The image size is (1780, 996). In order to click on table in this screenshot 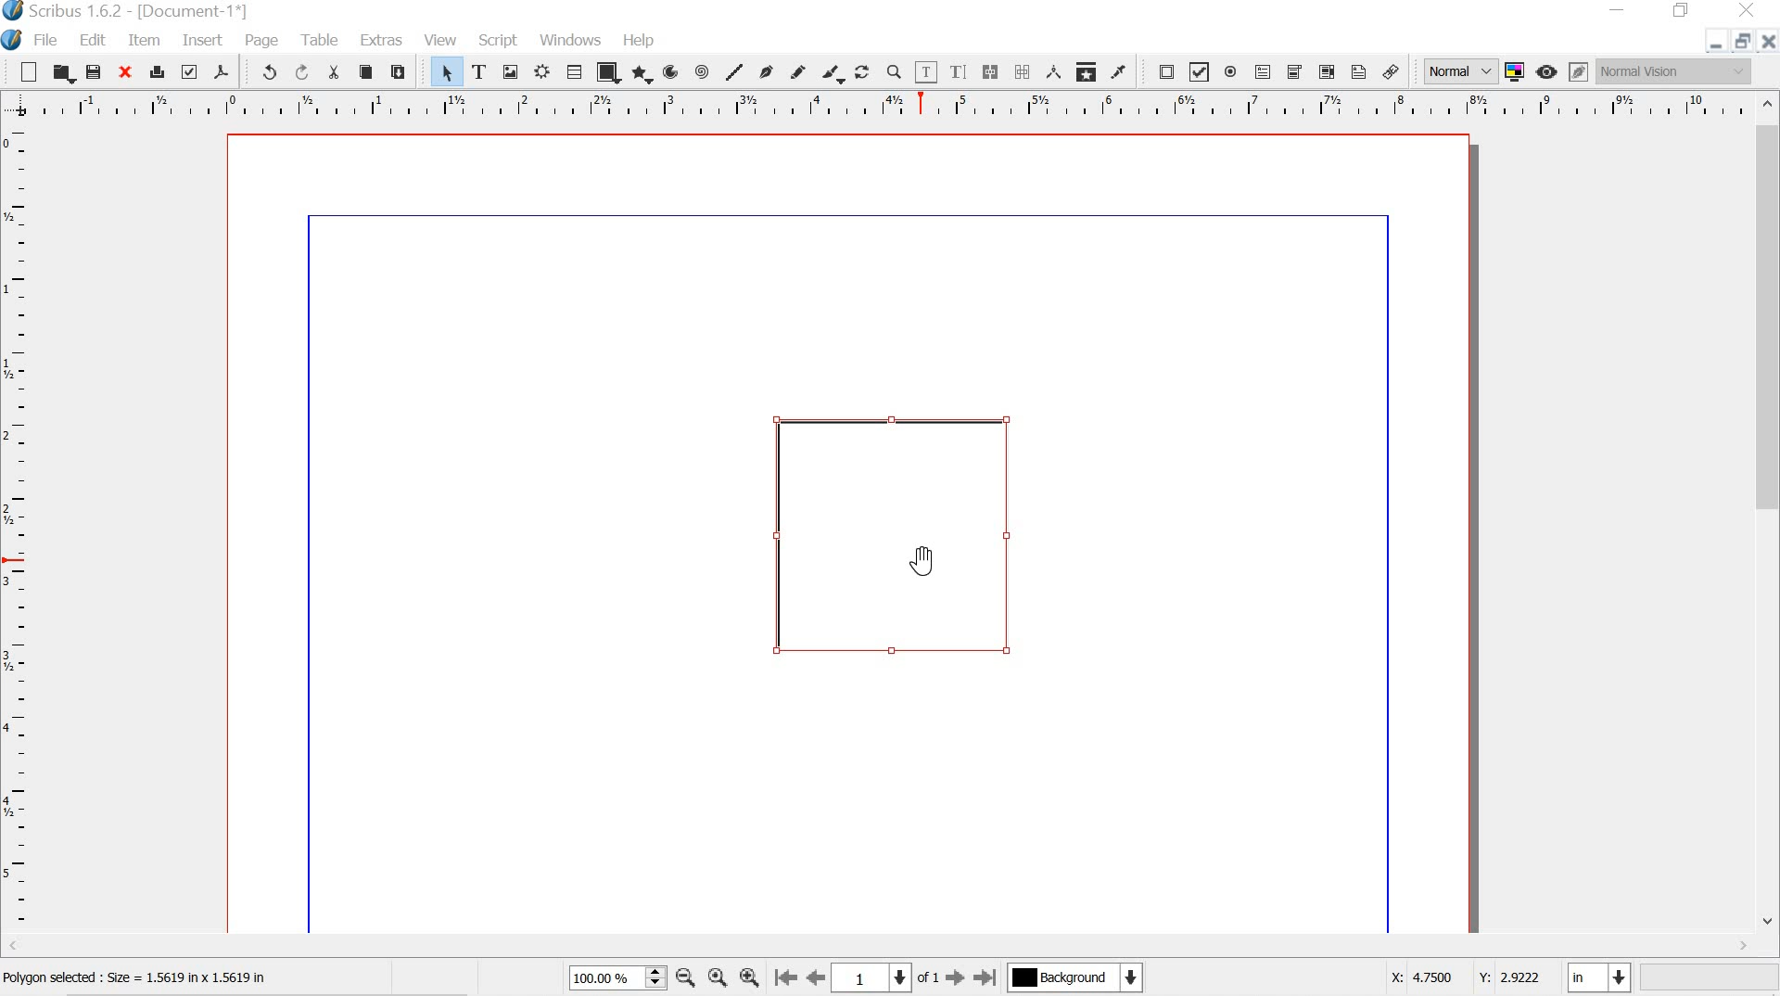, I will do `click(321, 40)`.